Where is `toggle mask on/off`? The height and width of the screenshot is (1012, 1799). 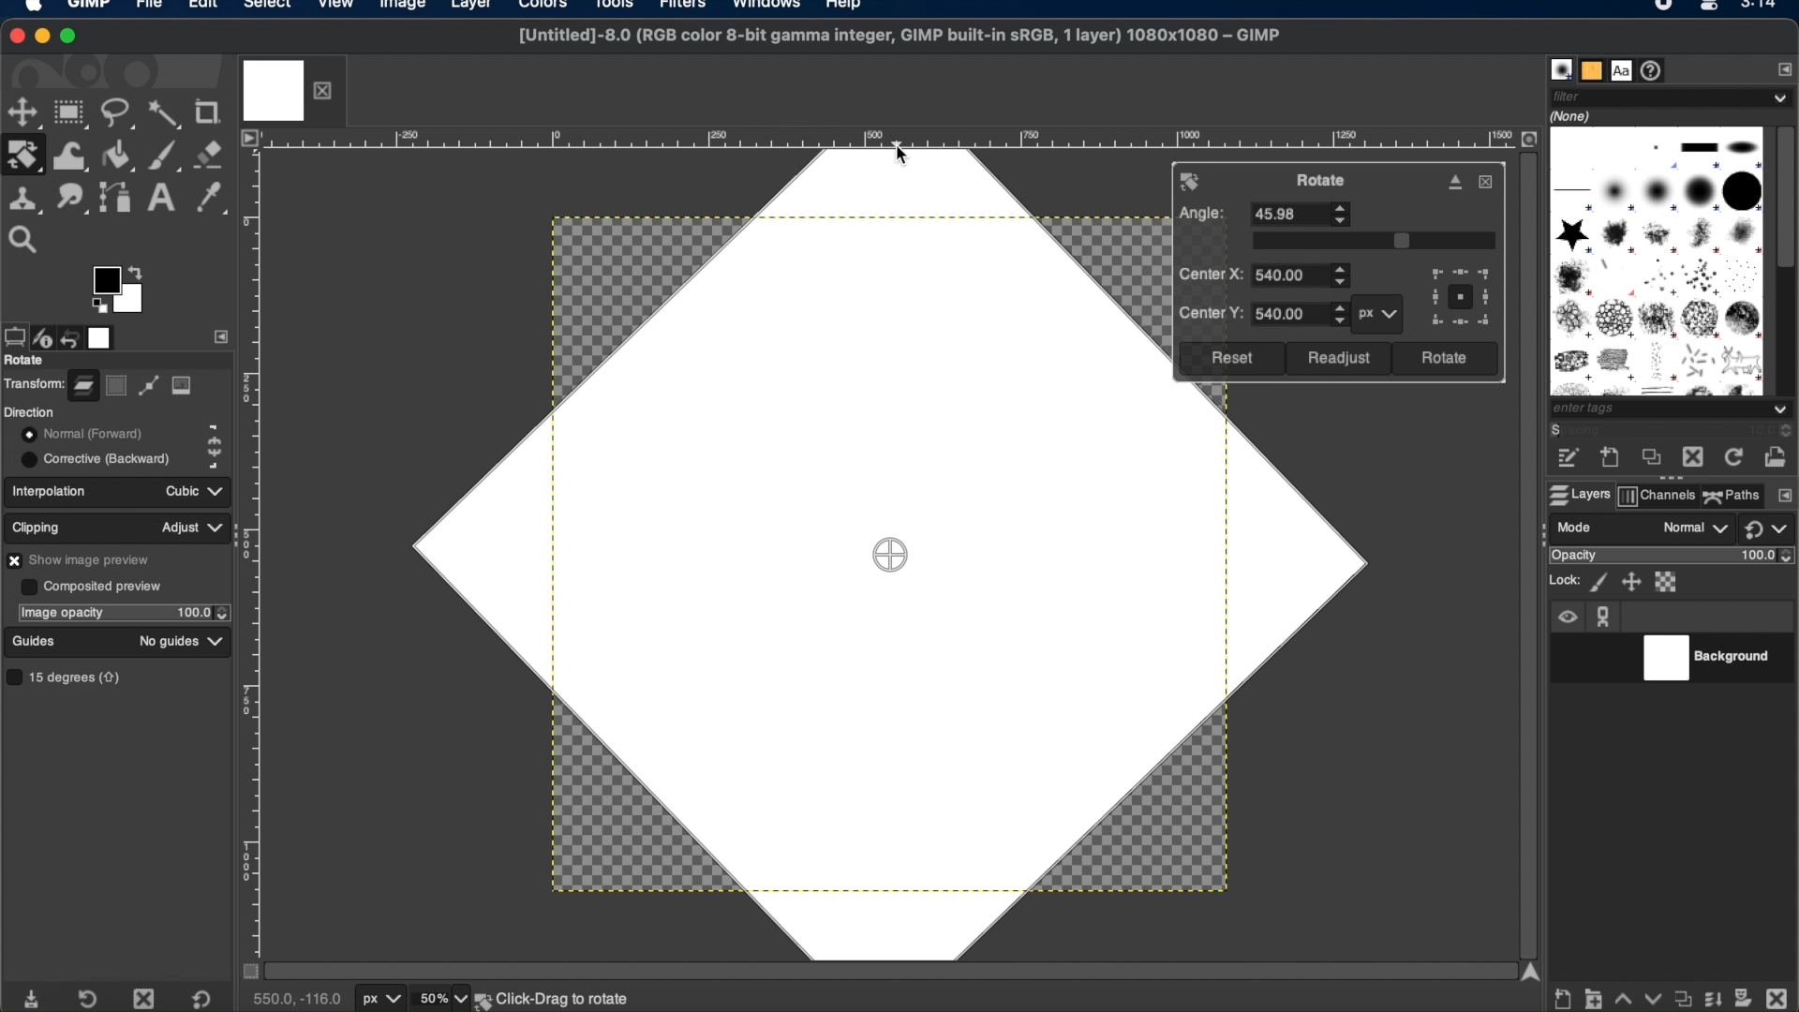 toggle mask on/off is located at coordinates (245, 971).